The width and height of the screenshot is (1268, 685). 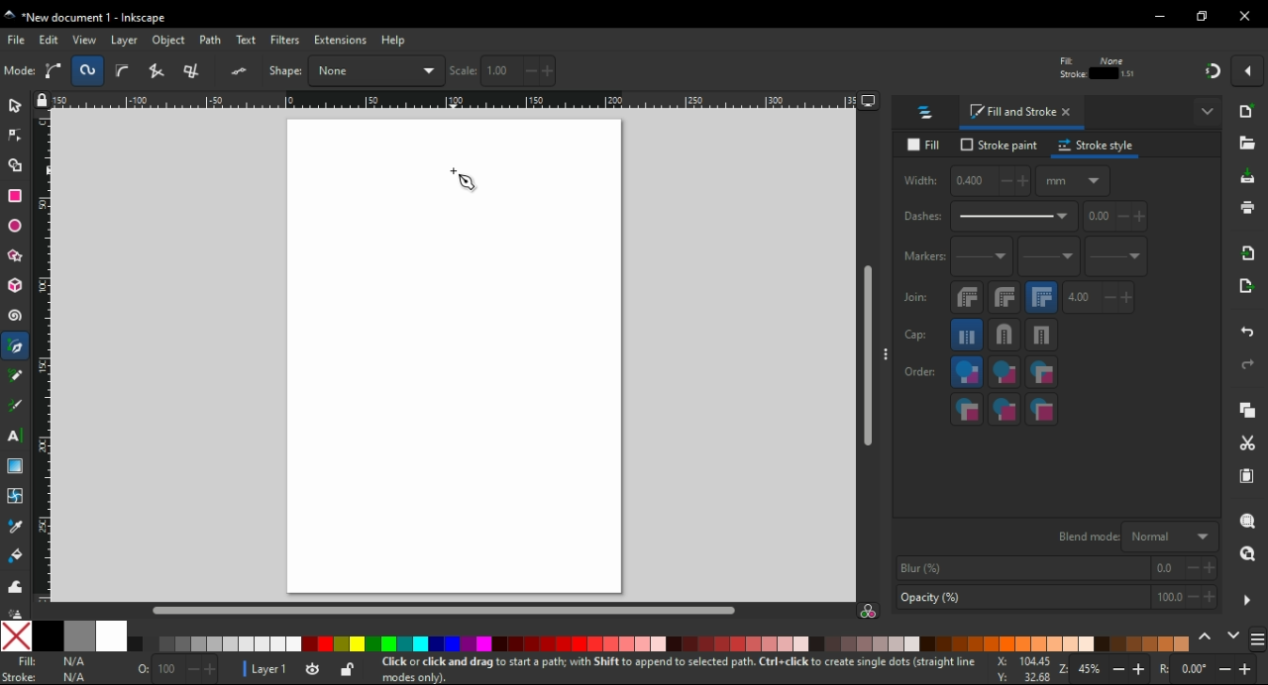 I want to click on stroke,fill,markers, so click(x=1004, y=373).